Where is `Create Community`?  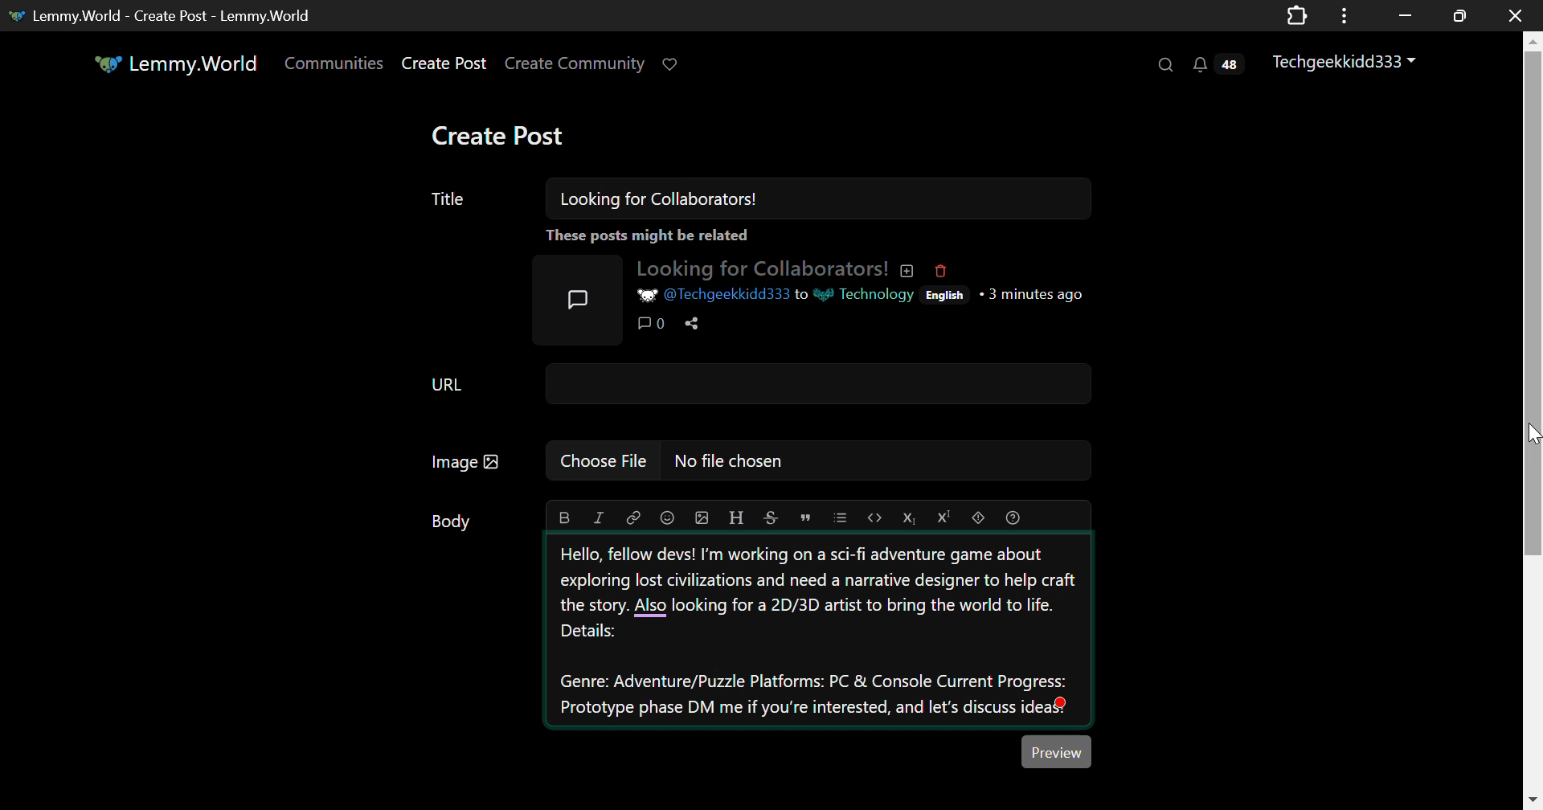
Create Community is located at coordinates (578, 64).